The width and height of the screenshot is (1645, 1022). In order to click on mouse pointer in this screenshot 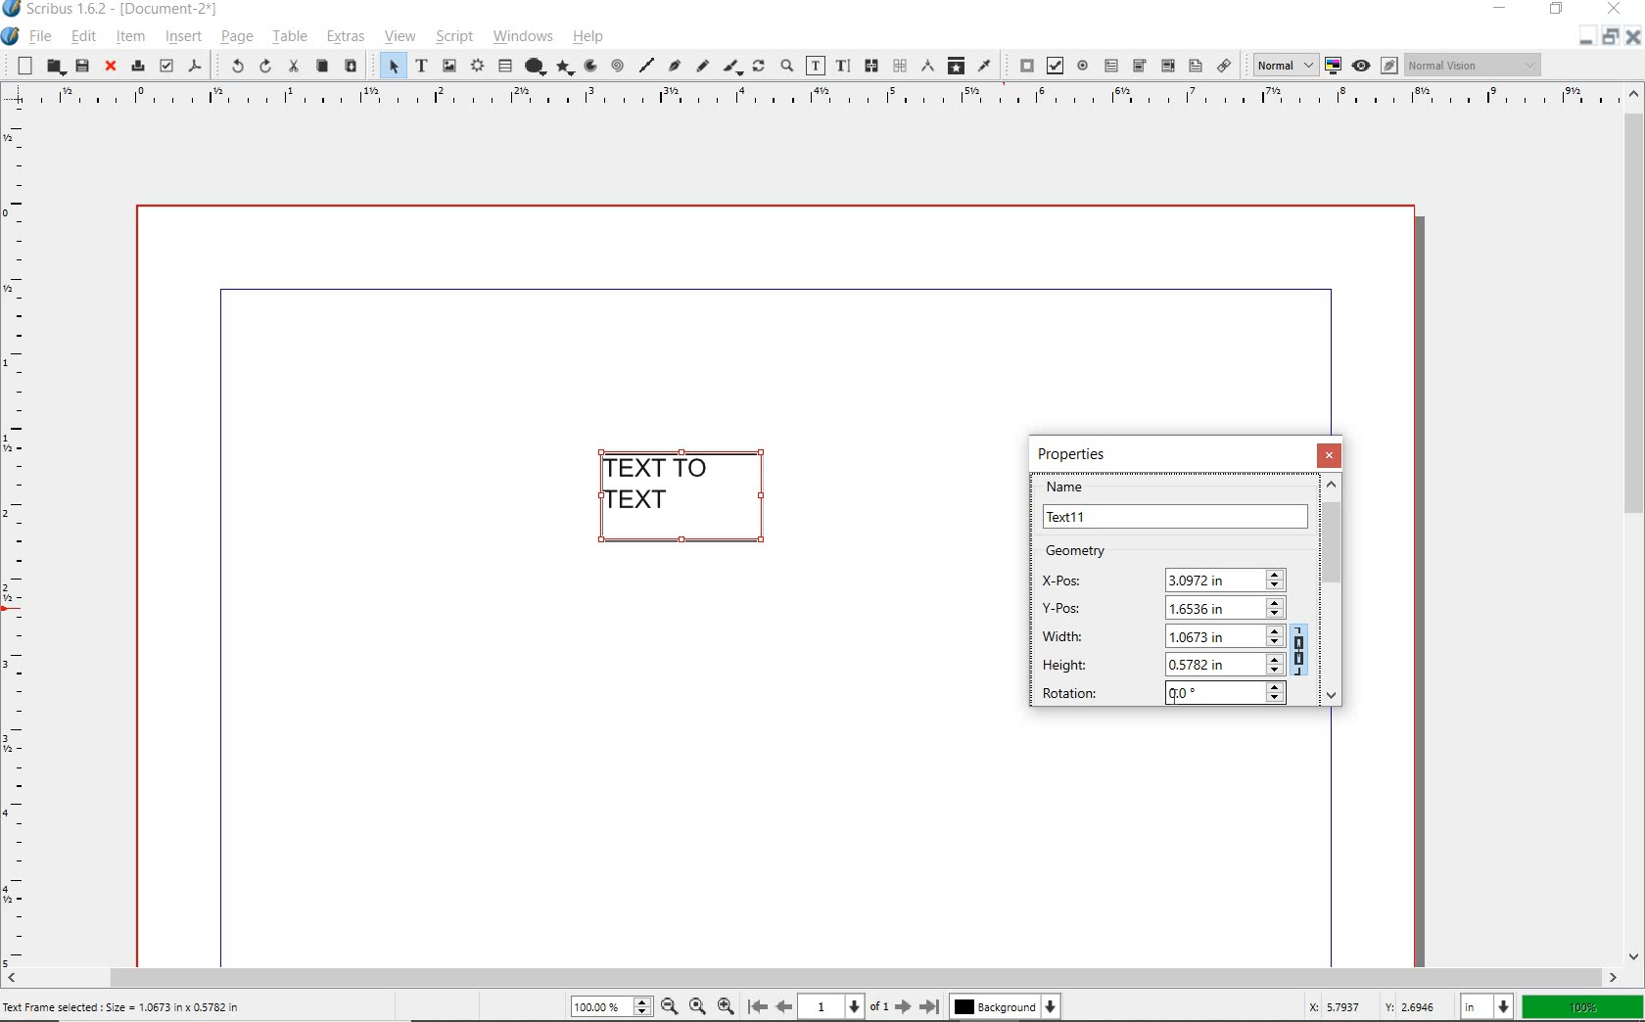, I will do `click(1176, 698)`.